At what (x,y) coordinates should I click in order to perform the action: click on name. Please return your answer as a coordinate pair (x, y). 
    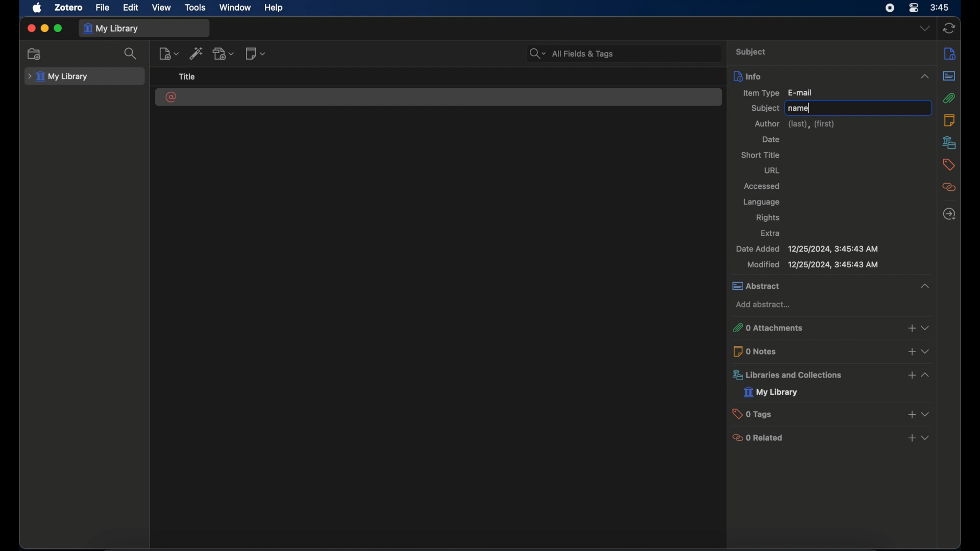
    Looking at the image, I should click on (799, 109).